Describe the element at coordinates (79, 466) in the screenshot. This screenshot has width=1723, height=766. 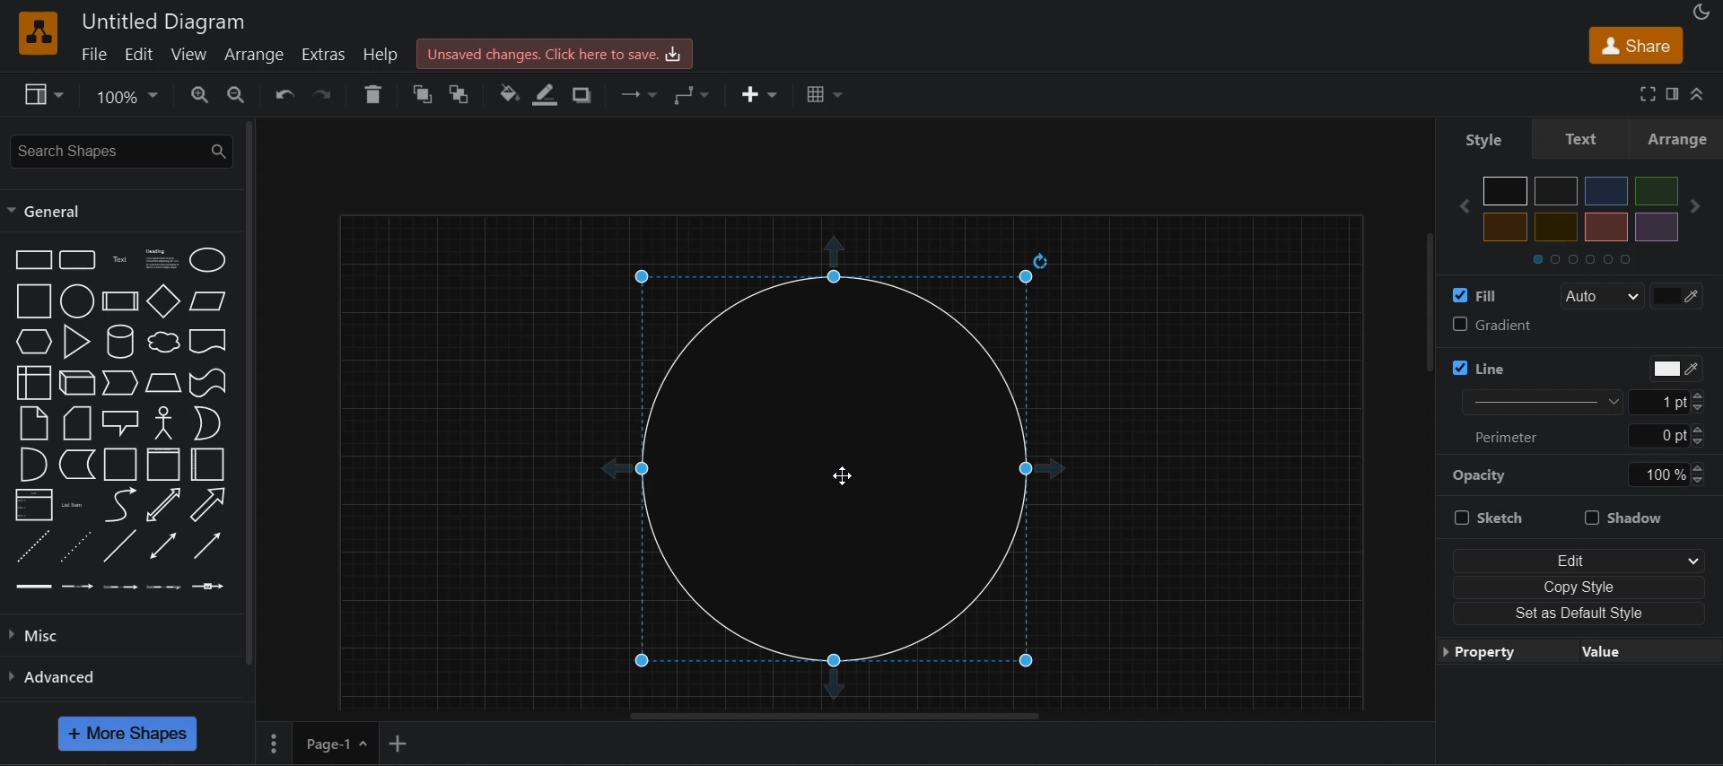
I see `data storage` at that location.